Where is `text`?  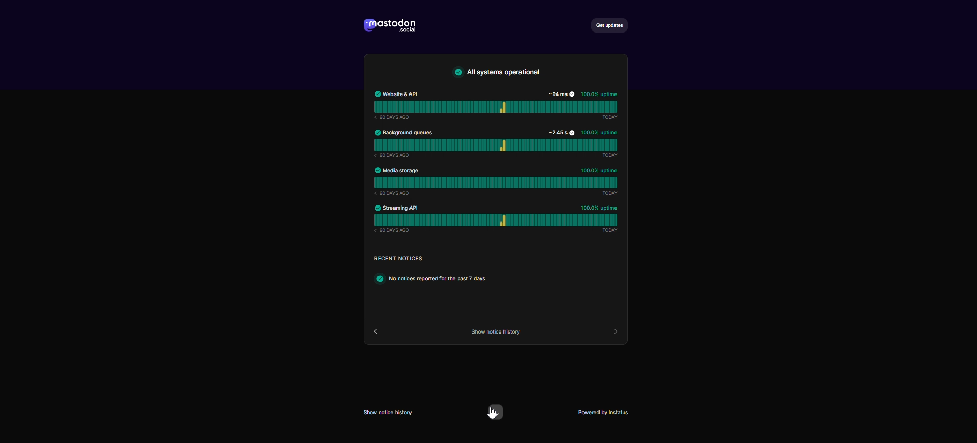
text is located at coordinates (502, 73).